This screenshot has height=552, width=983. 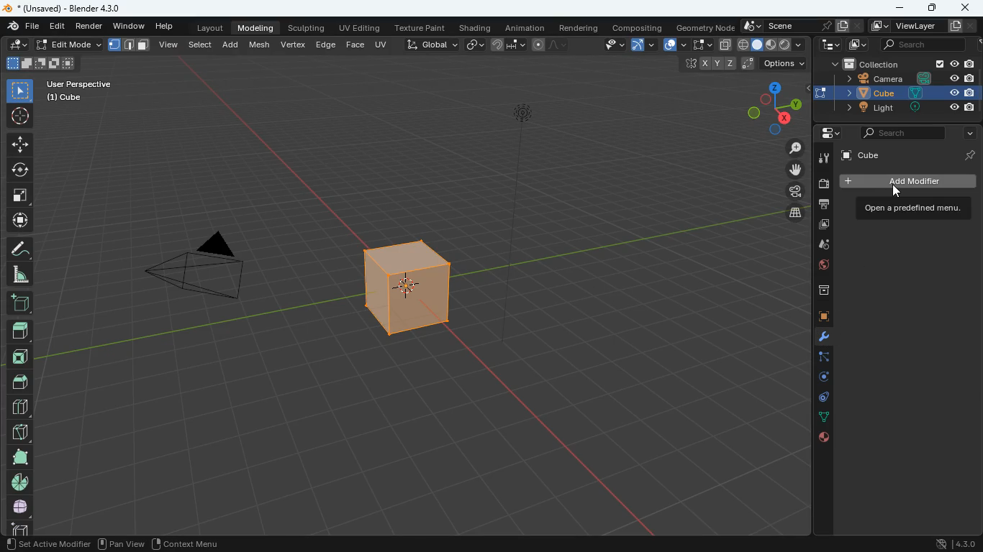 What do you see at coordinates (19, 429) in the screenshot?
I see `diagonal` at bounding box center [19, 429].